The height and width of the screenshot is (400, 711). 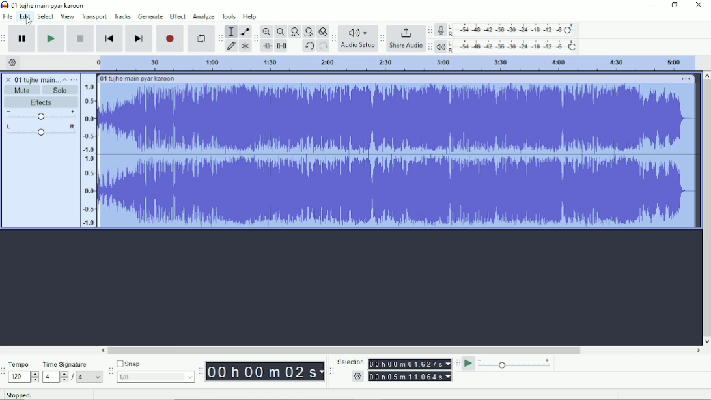 What do you see at coordinates (64, 79) in the screenshot?
I see `Collapse` at bounding box center [64, 79].